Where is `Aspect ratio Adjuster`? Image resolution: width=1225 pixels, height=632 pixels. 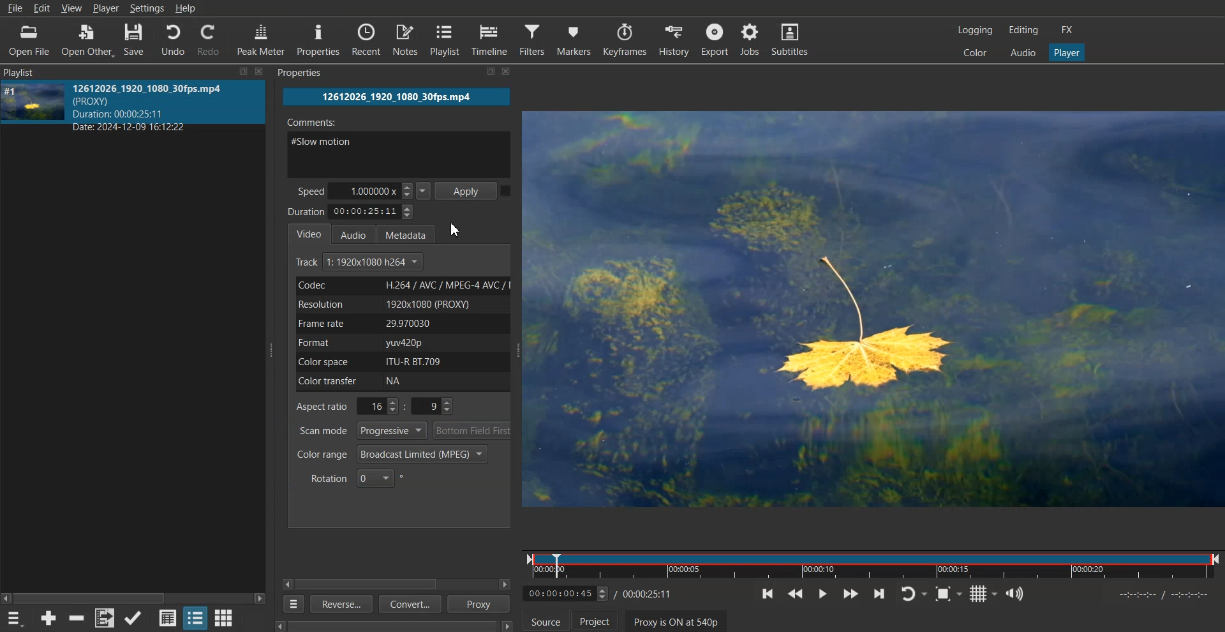
Aspect ratio Adjuster is located at coordinates (376, 406).